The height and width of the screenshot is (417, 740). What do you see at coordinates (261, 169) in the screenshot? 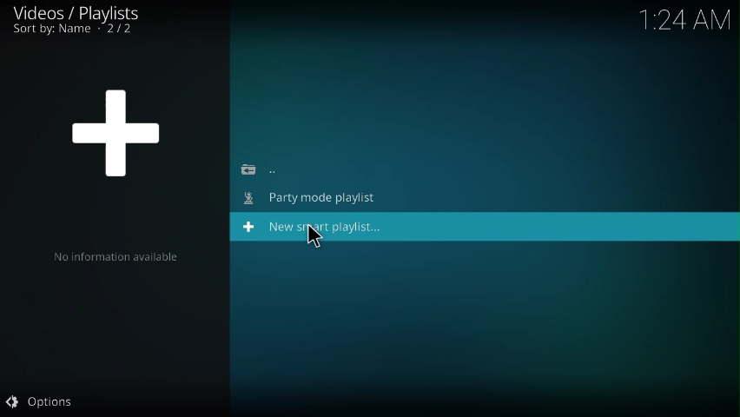
I see `back` at bounding box center [261, 169].